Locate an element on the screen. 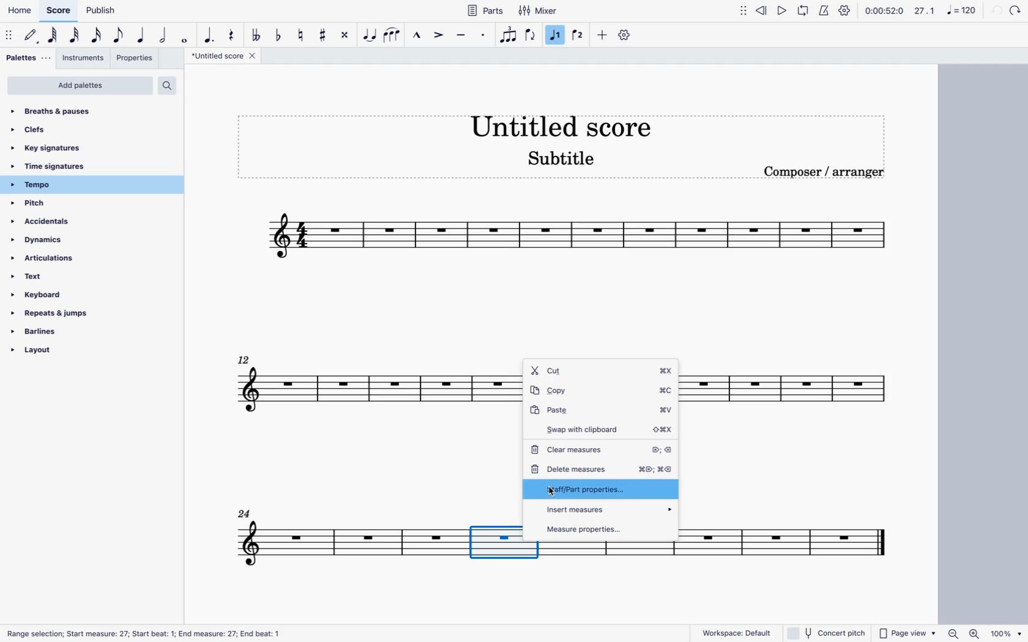 The image size is (1028, 642). voice 2 is located at coordinates (579, 32).